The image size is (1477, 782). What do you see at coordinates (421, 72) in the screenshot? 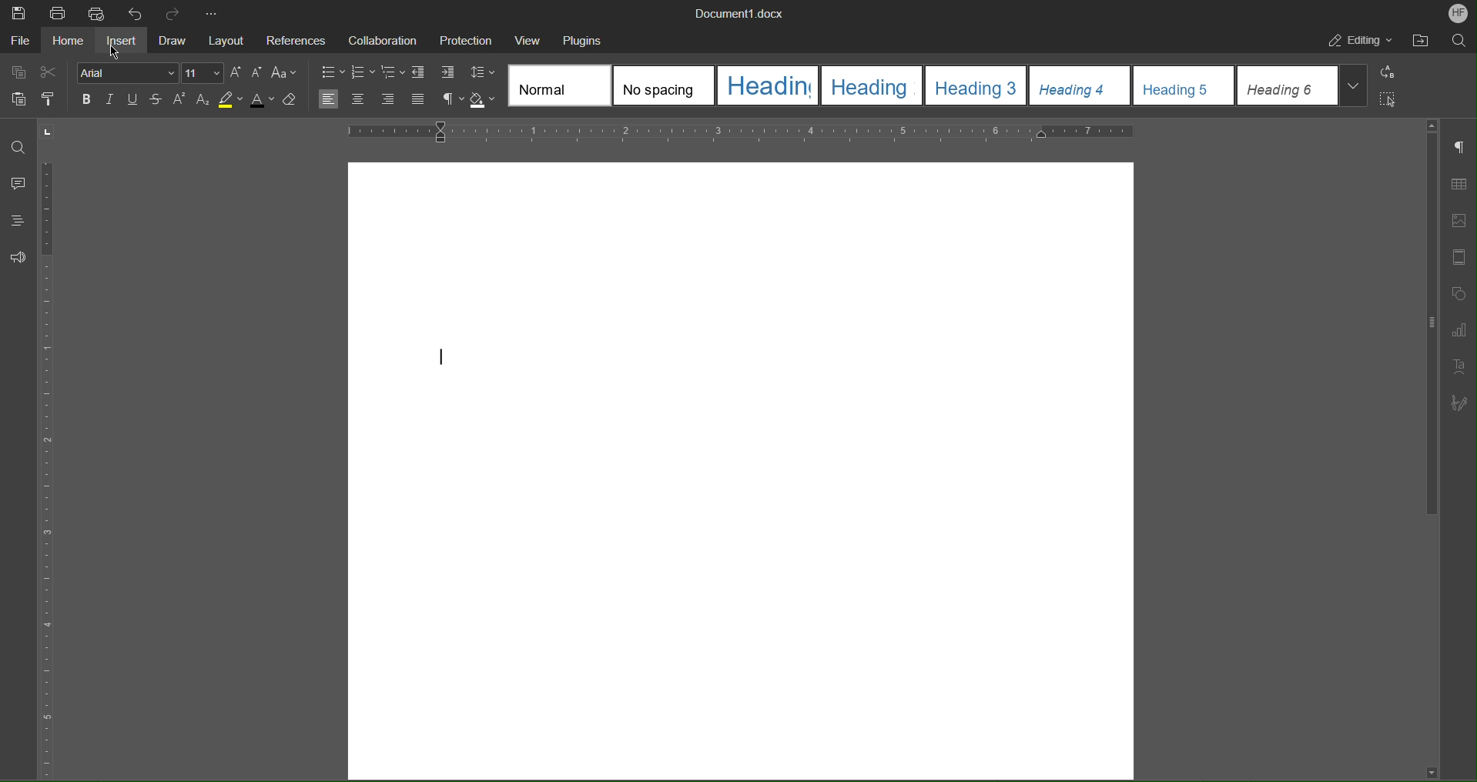
I see `Decrease Indent` at bounding box center [421, 72].